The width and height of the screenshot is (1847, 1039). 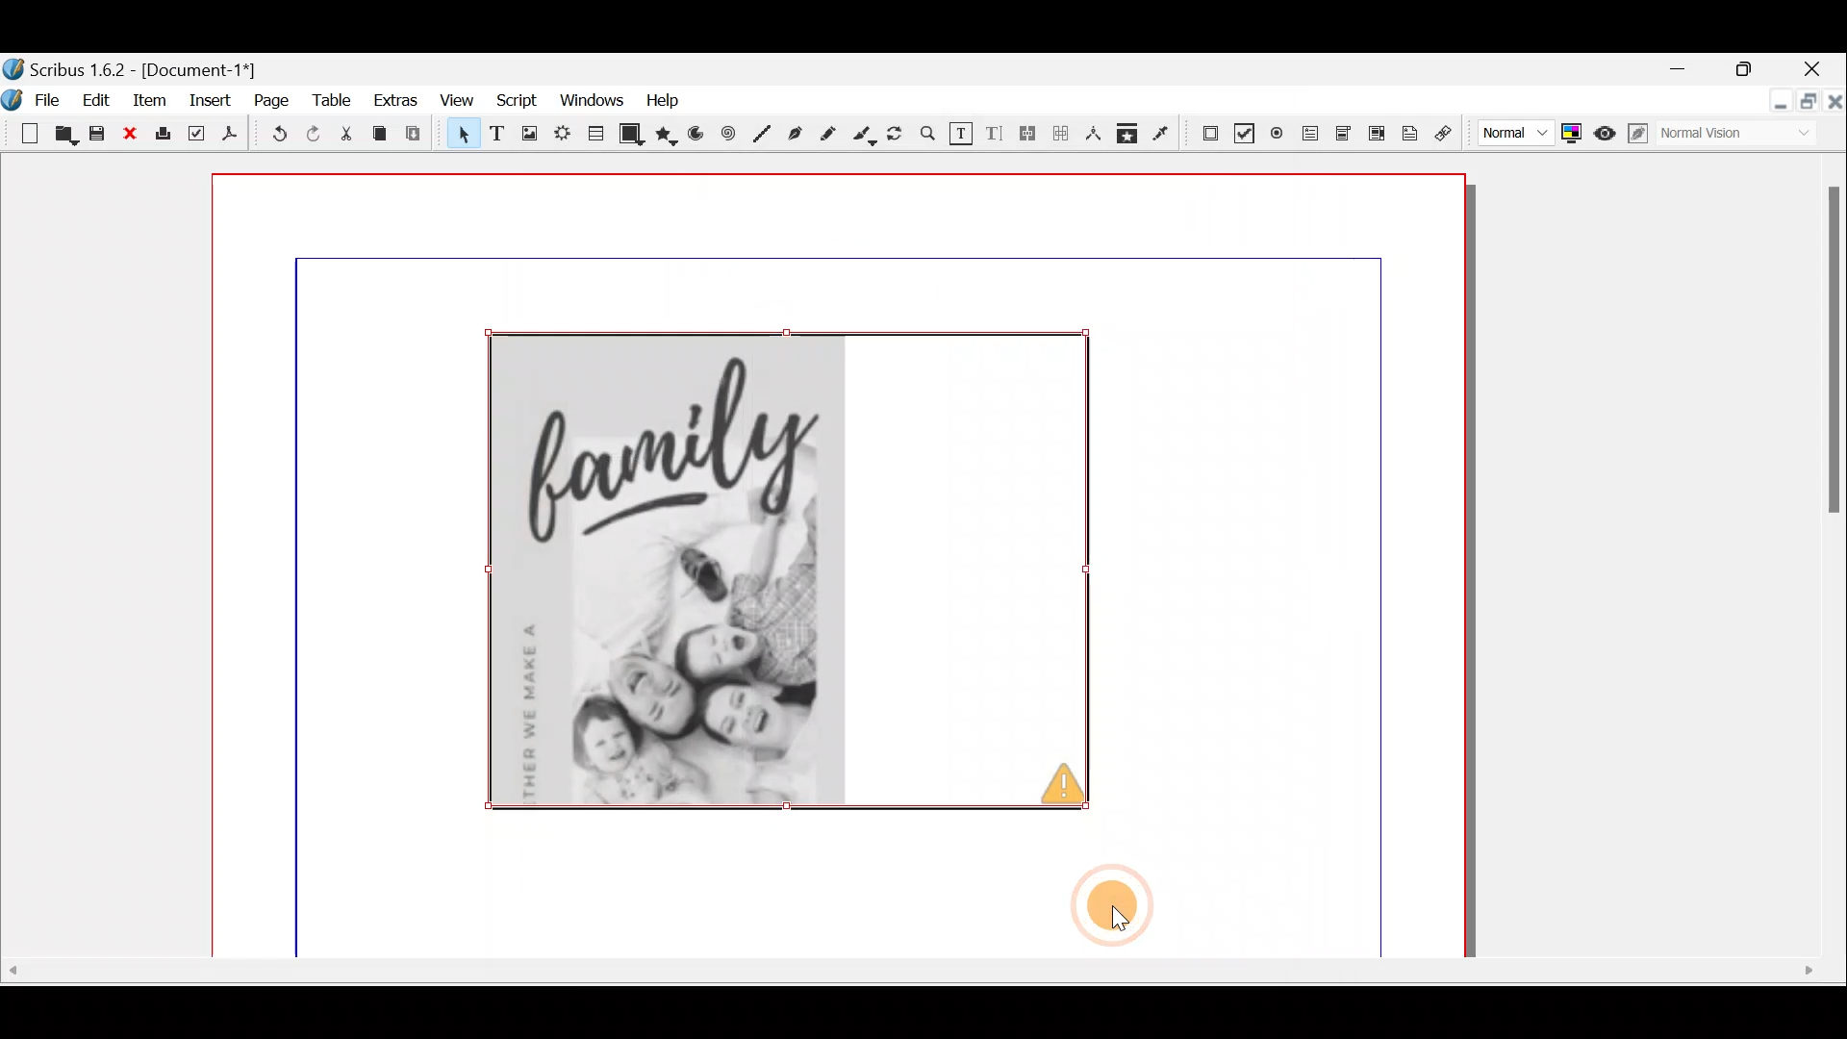 What do you see at coordinates (1111, 916) in the screenshot?
I see `Cursor` at bounding box center [1111, 916].